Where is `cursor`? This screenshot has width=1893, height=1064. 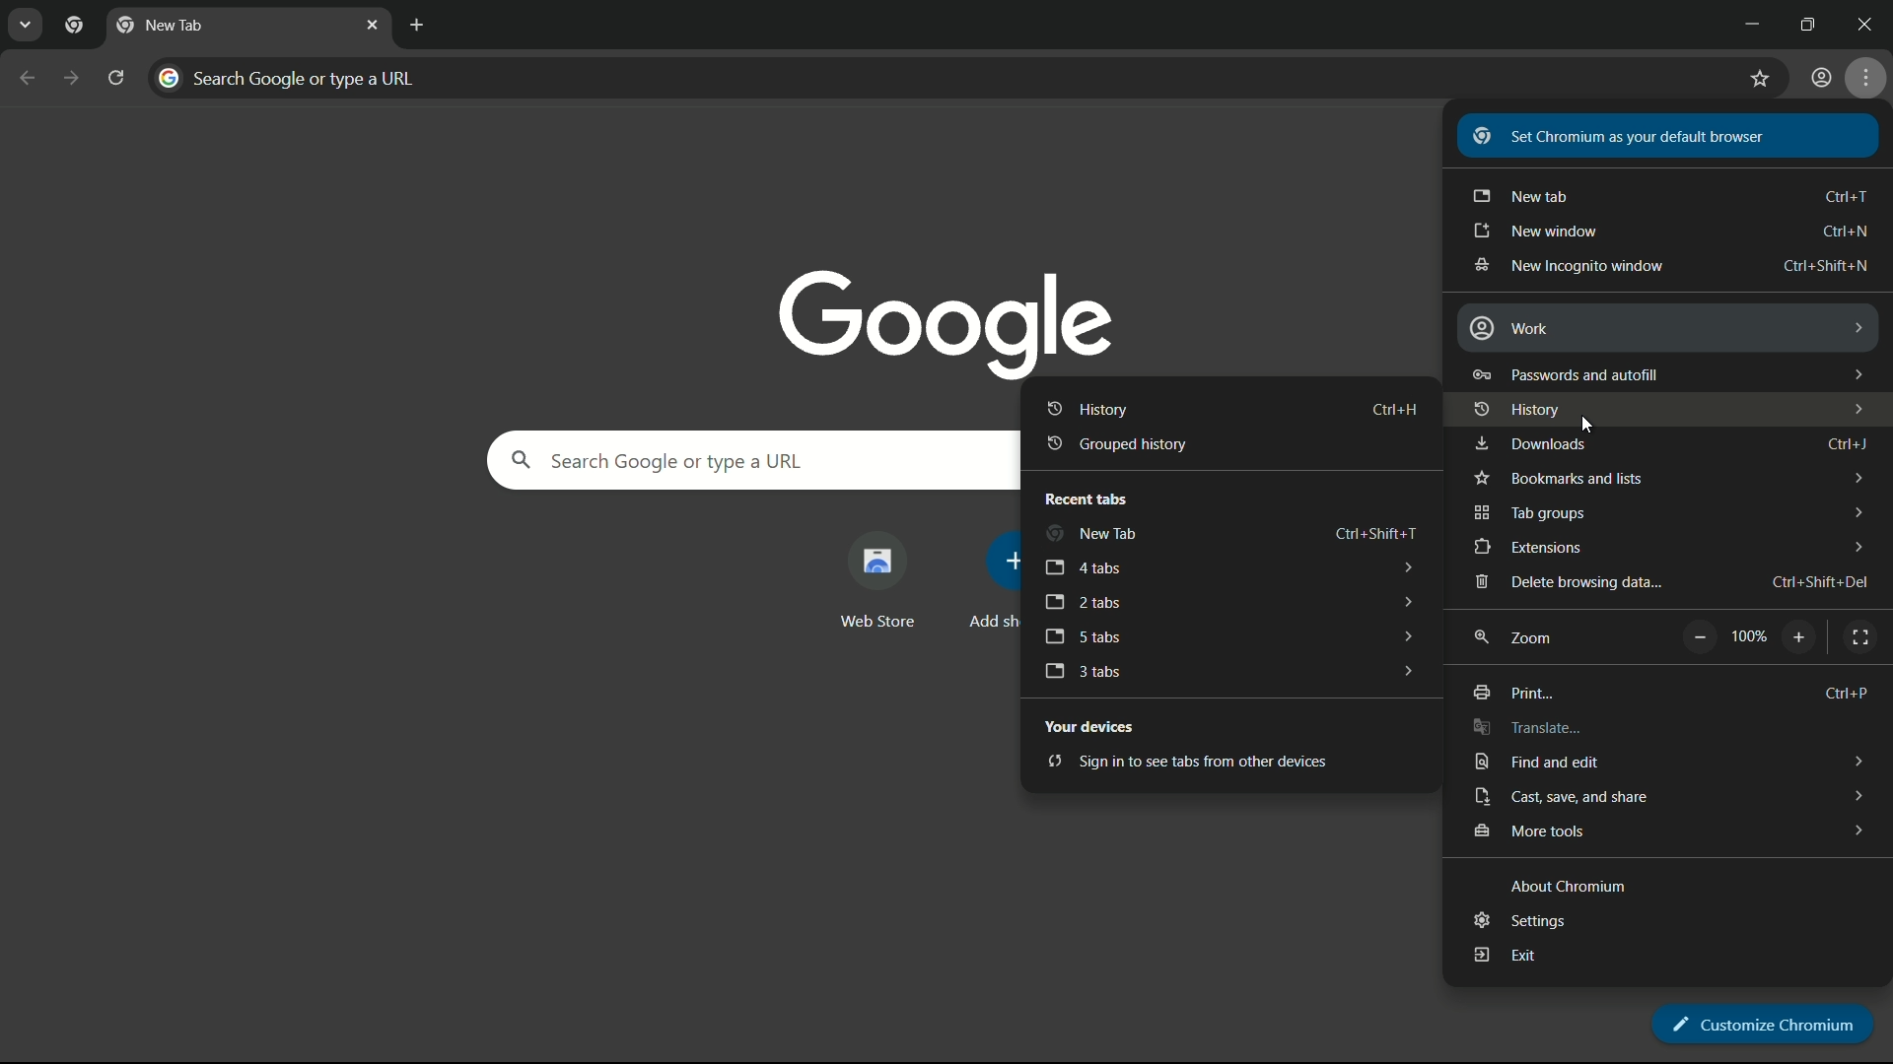
cursor is located at coordinates (1590, 421).